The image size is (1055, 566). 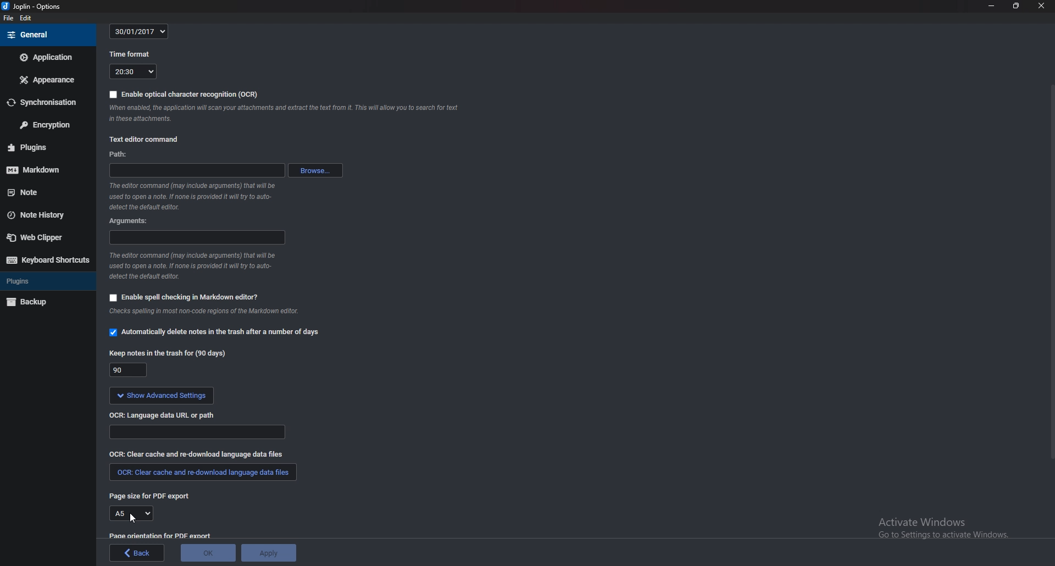 I want to click on Plugins, so click(x=46, y=280).